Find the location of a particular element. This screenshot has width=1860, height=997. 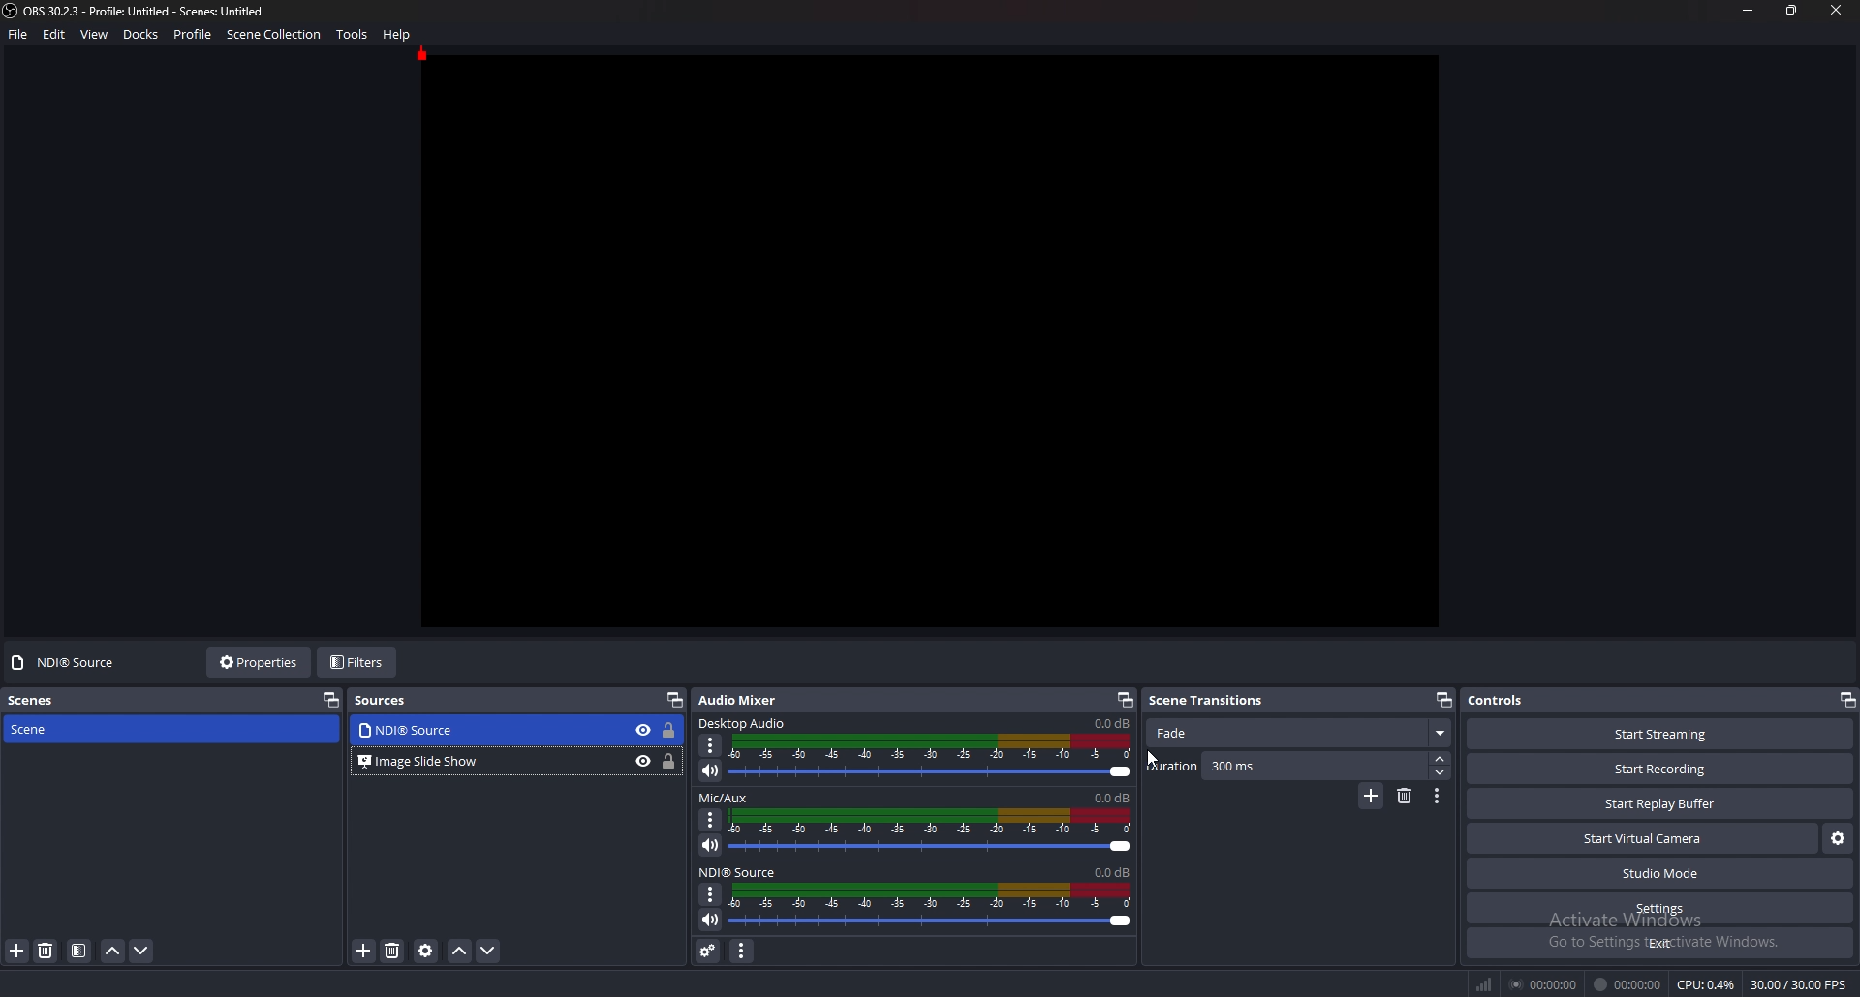

options is located at coordinates (710, 745).